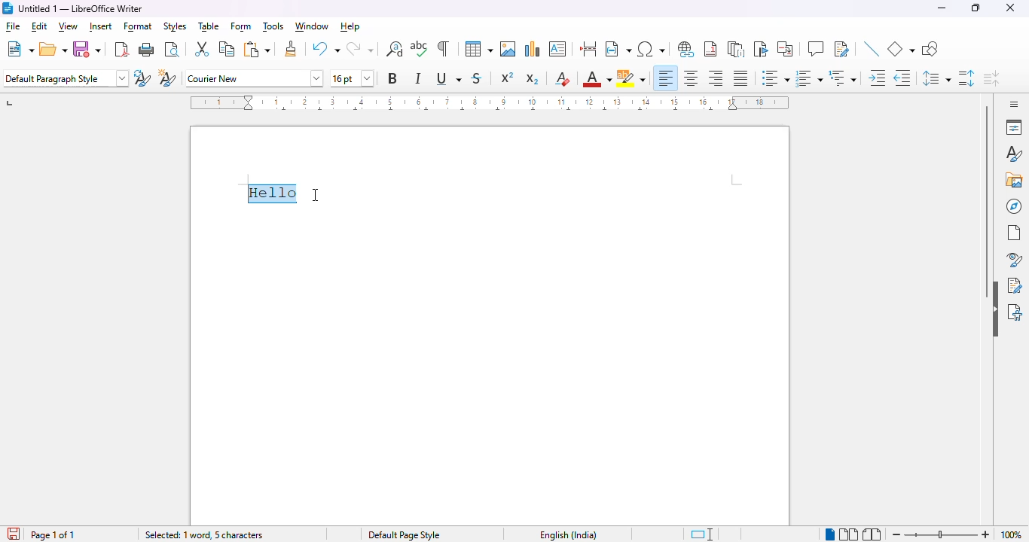 Image resolution: width=1029 pixels, height=542 pixels. I want to click on show track changes functions, so click(842, 49).